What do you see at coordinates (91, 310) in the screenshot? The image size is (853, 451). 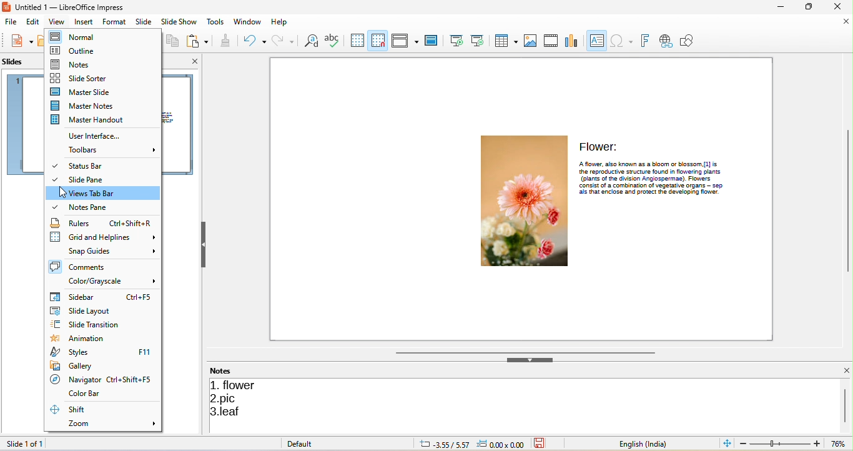 I see `slide layout` at bounding box center [91, 310].